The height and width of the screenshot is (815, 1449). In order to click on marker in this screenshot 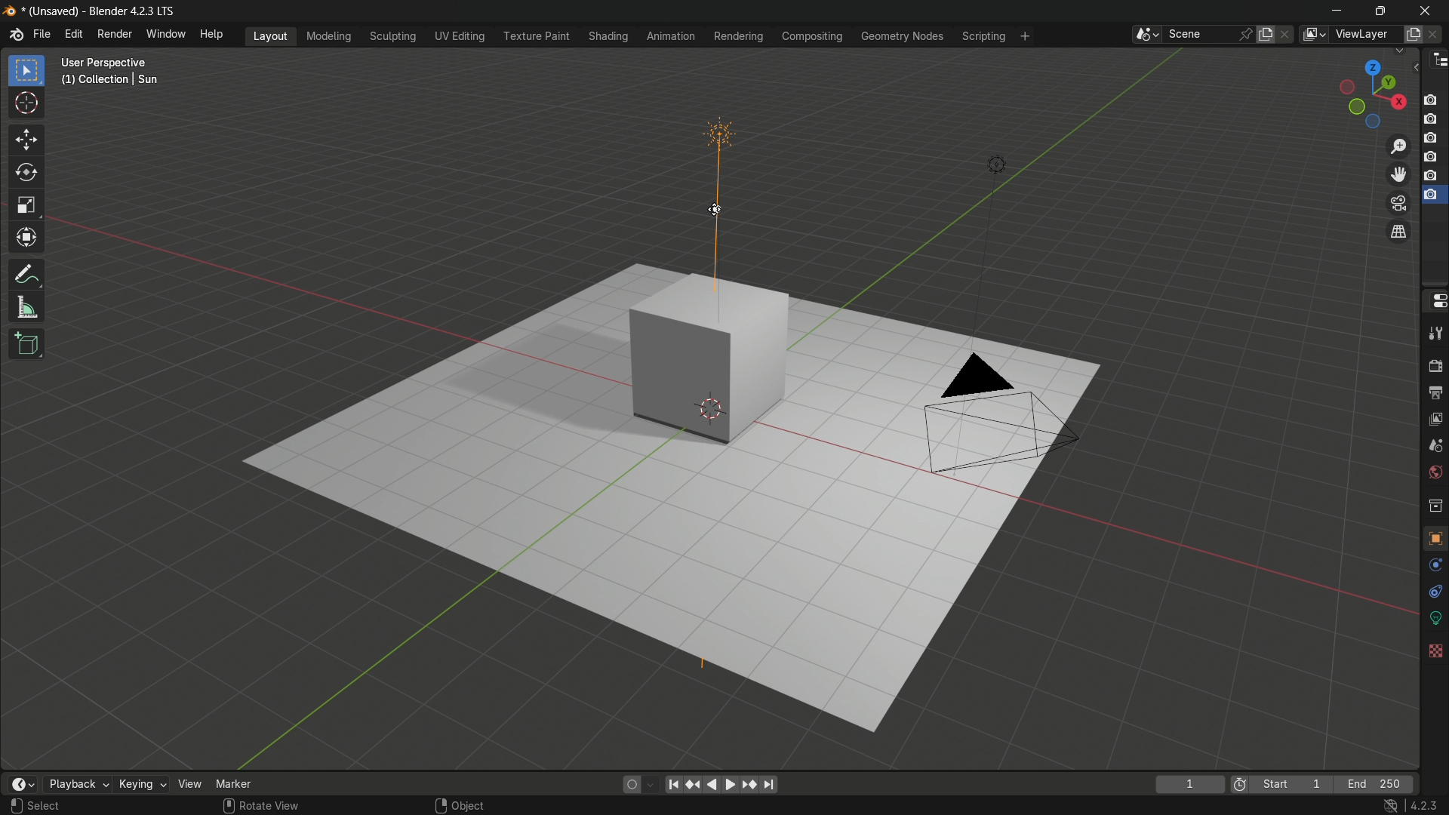, I will do `click(238, 783)`.